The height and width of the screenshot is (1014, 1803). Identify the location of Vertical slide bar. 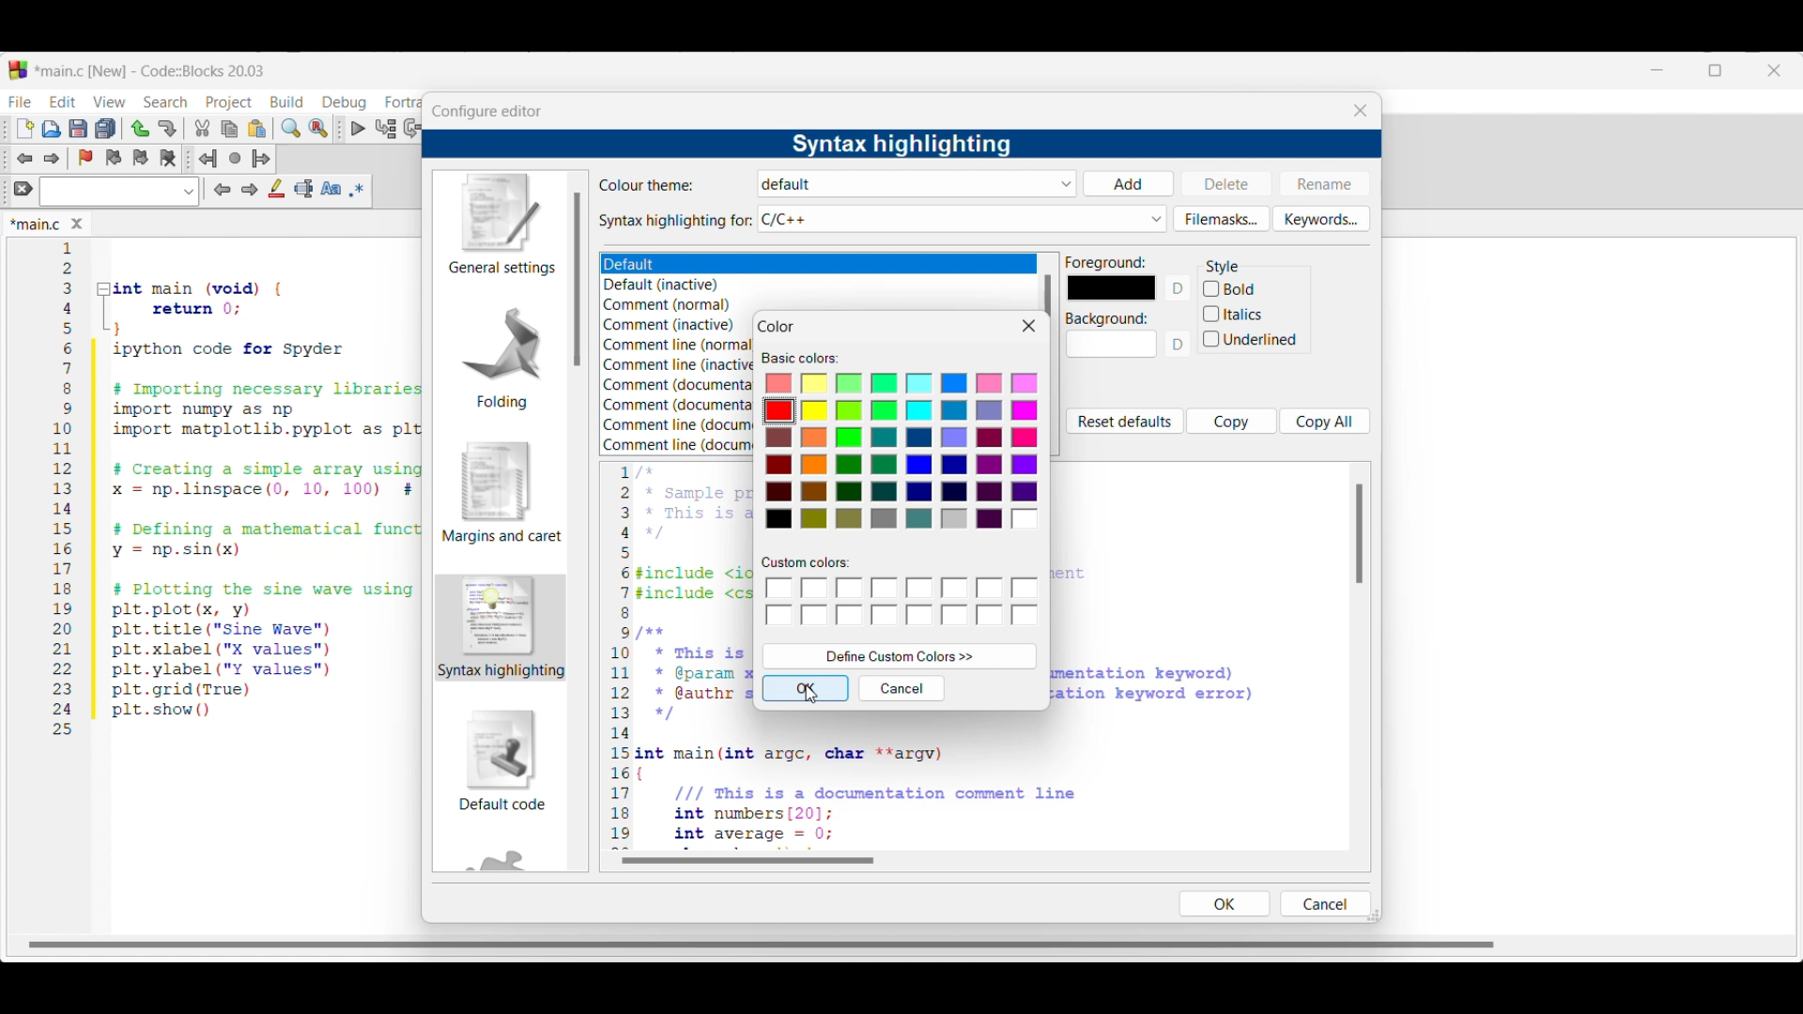
(1048, 296).